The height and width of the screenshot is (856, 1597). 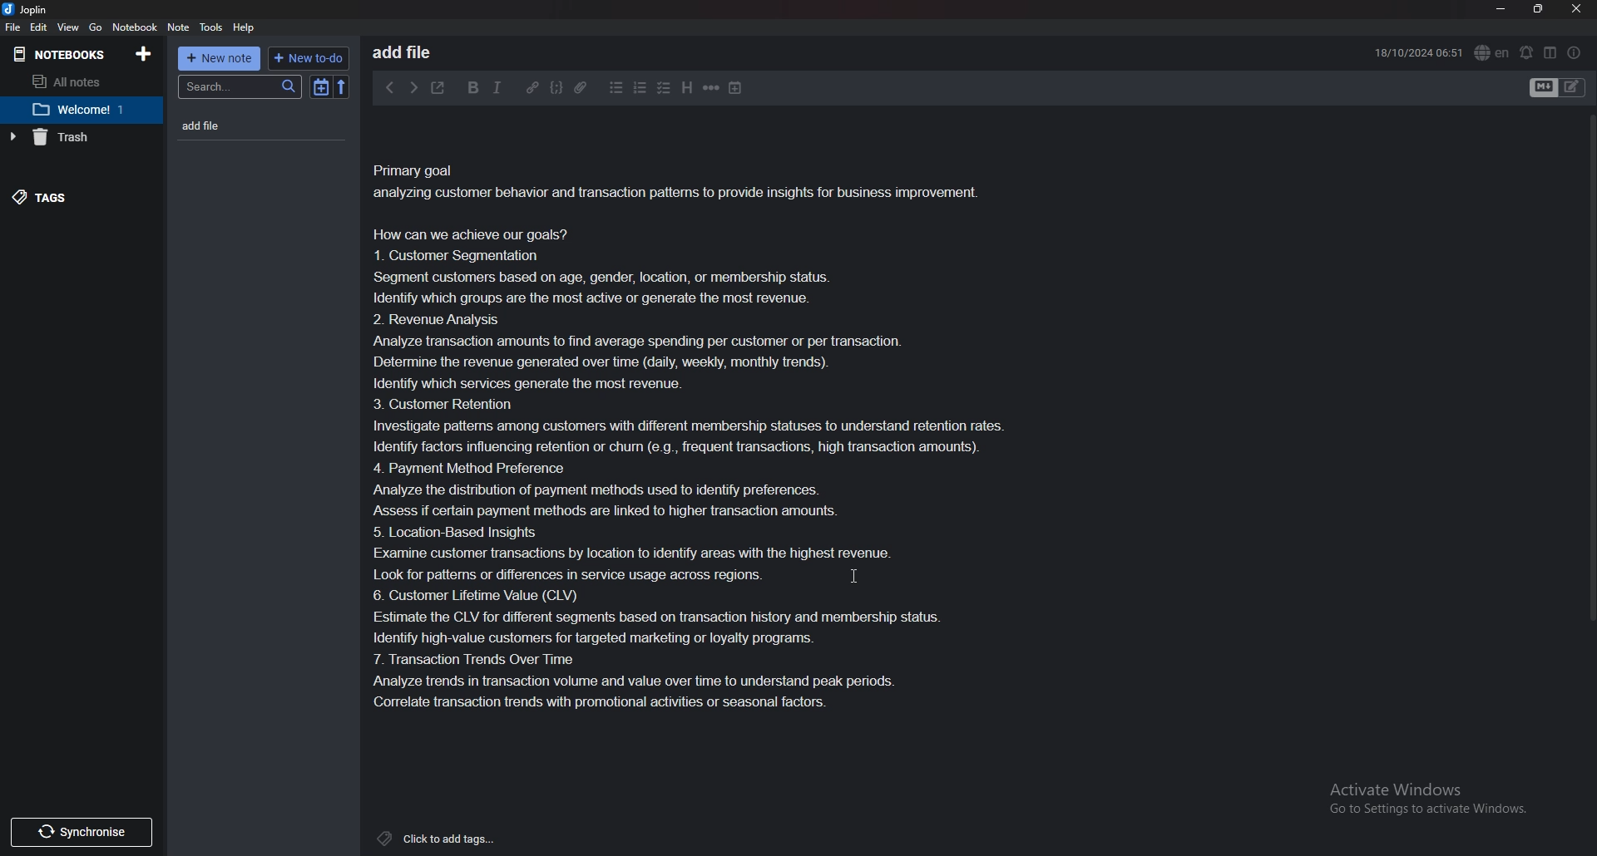 I want to click on Horizontal rule, so click(x=710, y=90).